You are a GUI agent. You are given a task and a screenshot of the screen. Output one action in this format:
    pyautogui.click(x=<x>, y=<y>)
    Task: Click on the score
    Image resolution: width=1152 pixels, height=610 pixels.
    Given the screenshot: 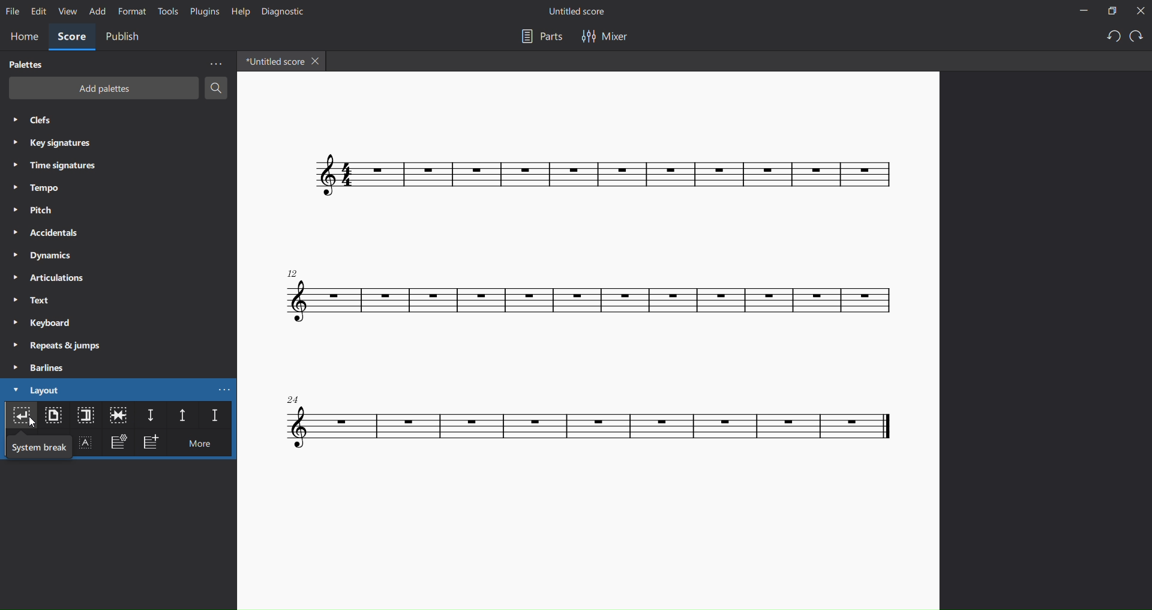 What is the action you would take?
    pyautogui.click(x=596, y=297)
    